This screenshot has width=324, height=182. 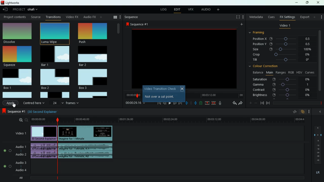 I want to click on box 3, so click(x=93, y=79).